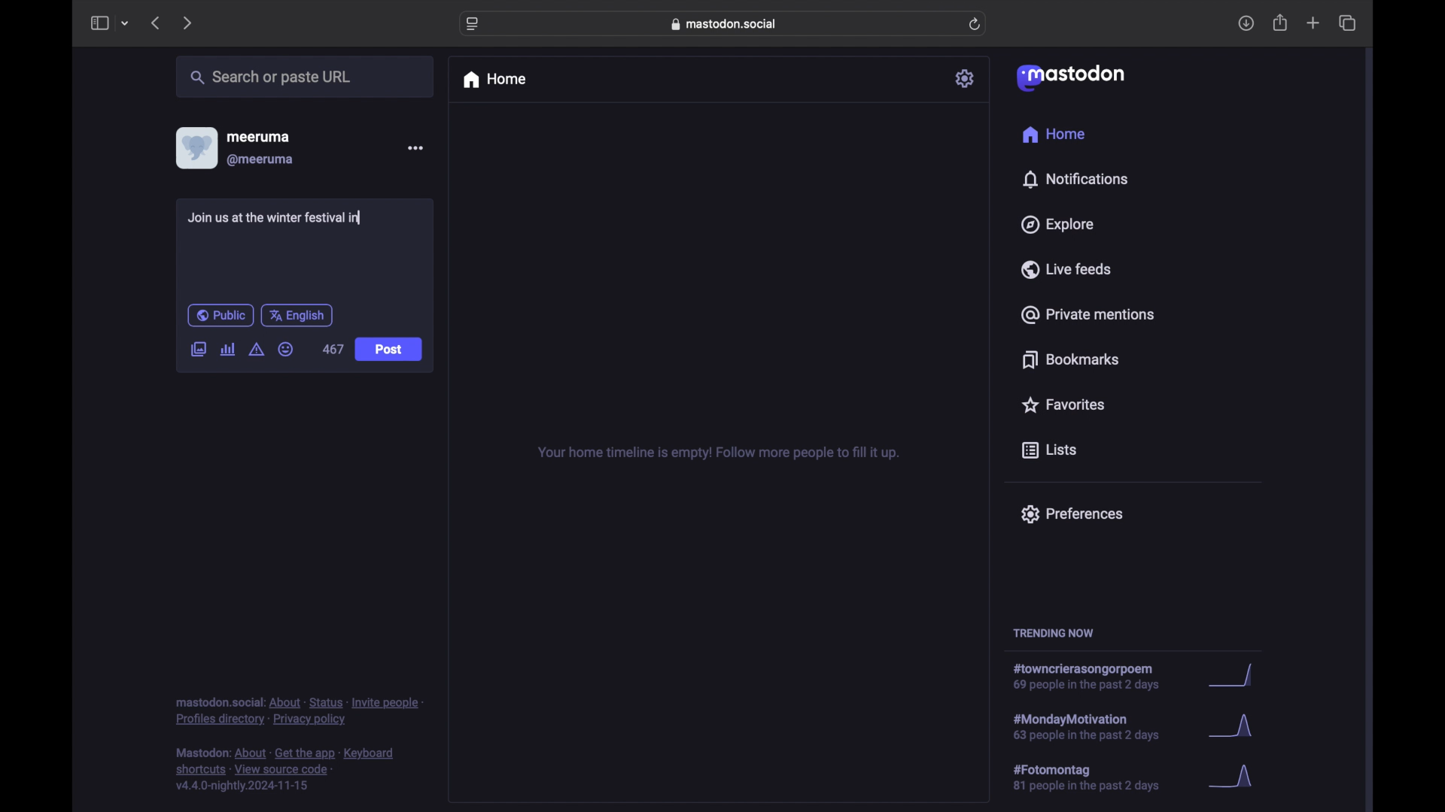  I want to click on graph, so click(1235, 677).